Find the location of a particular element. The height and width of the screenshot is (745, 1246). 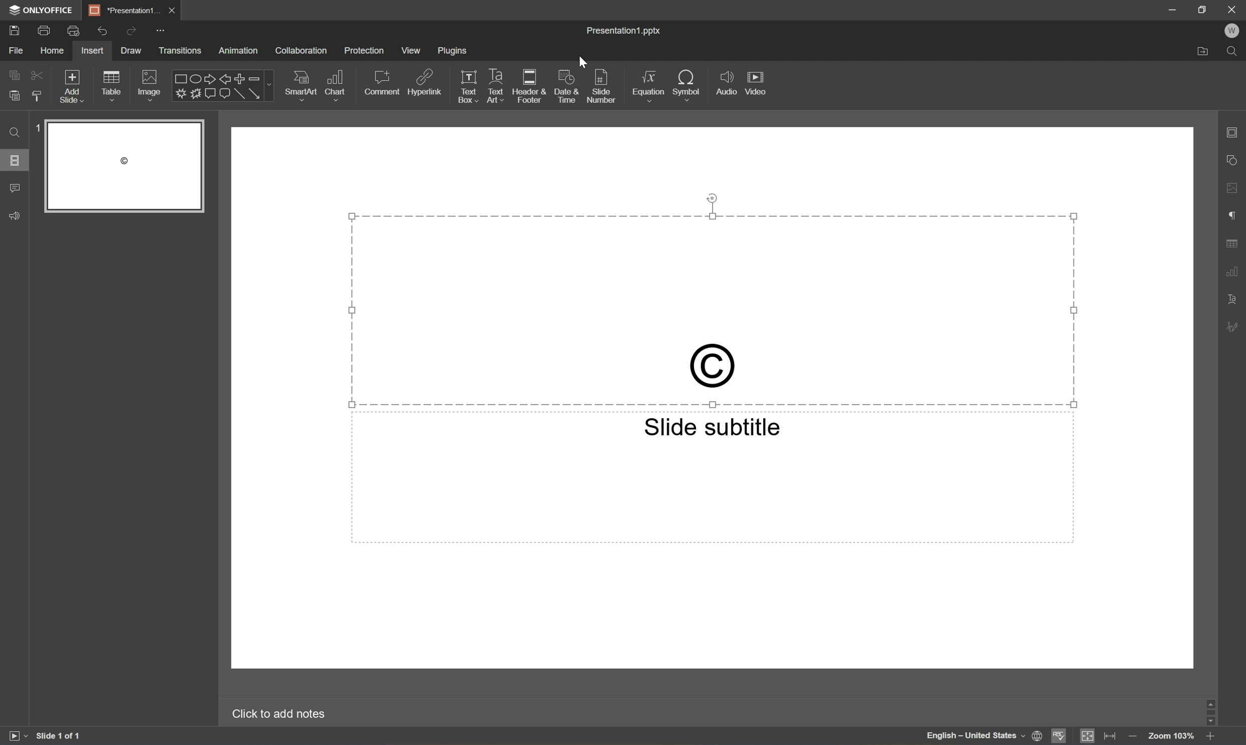

Close is located at coordinates (172, 10).